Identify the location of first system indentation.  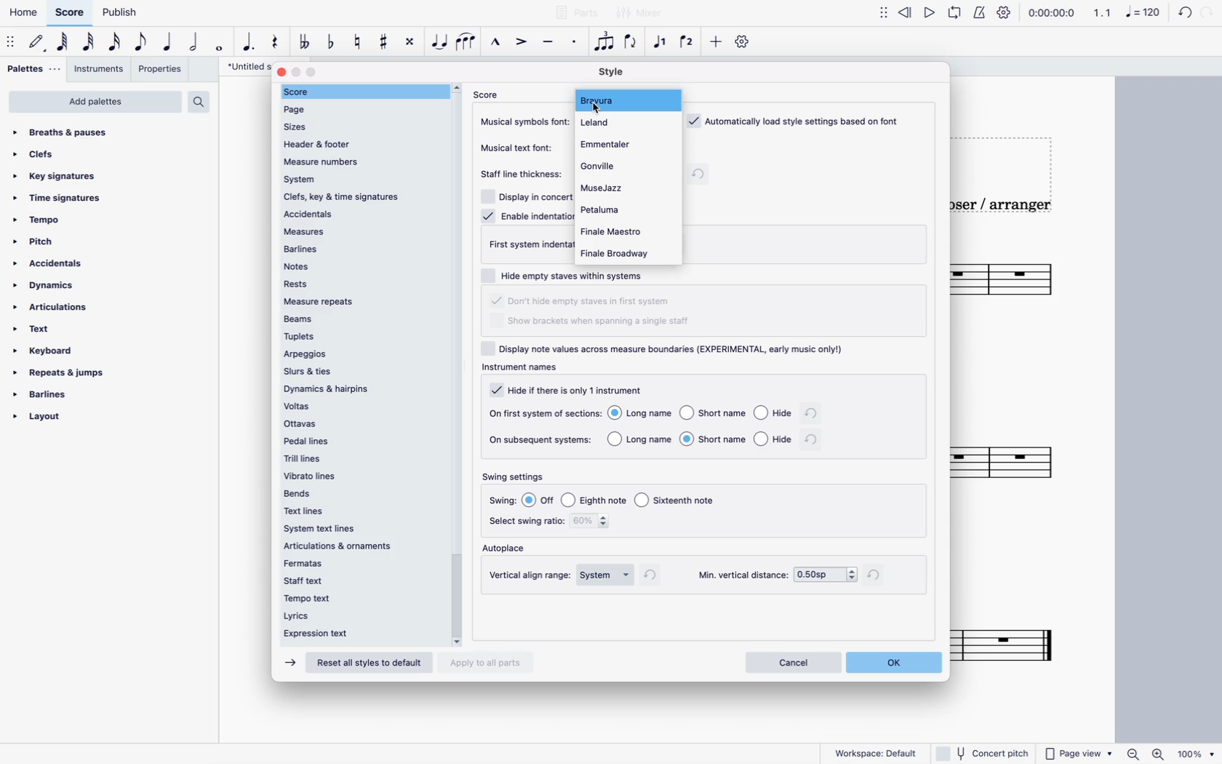
(532, 244).